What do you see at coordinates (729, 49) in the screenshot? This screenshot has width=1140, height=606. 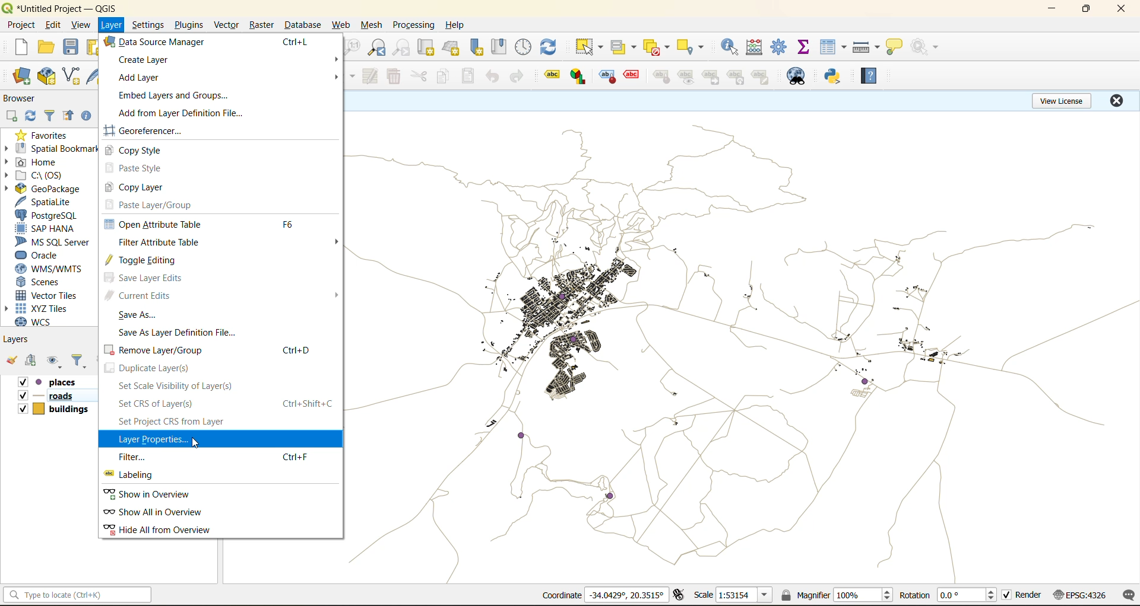 I see `identify features` at bounding box center [729, 49].